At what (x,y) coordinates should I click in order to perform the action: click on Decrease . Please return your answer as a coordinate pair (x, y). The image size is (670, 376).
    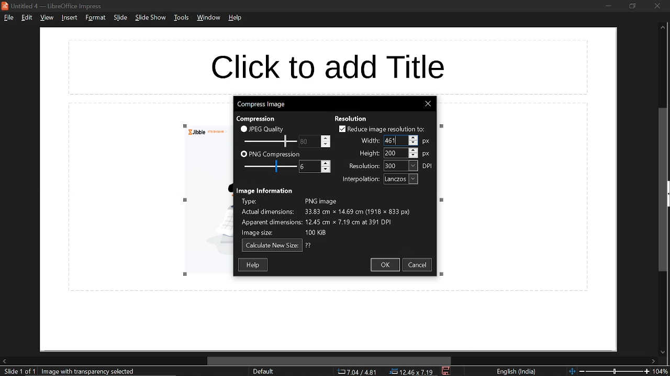
    Looking at the image, I should click on (326, 170).